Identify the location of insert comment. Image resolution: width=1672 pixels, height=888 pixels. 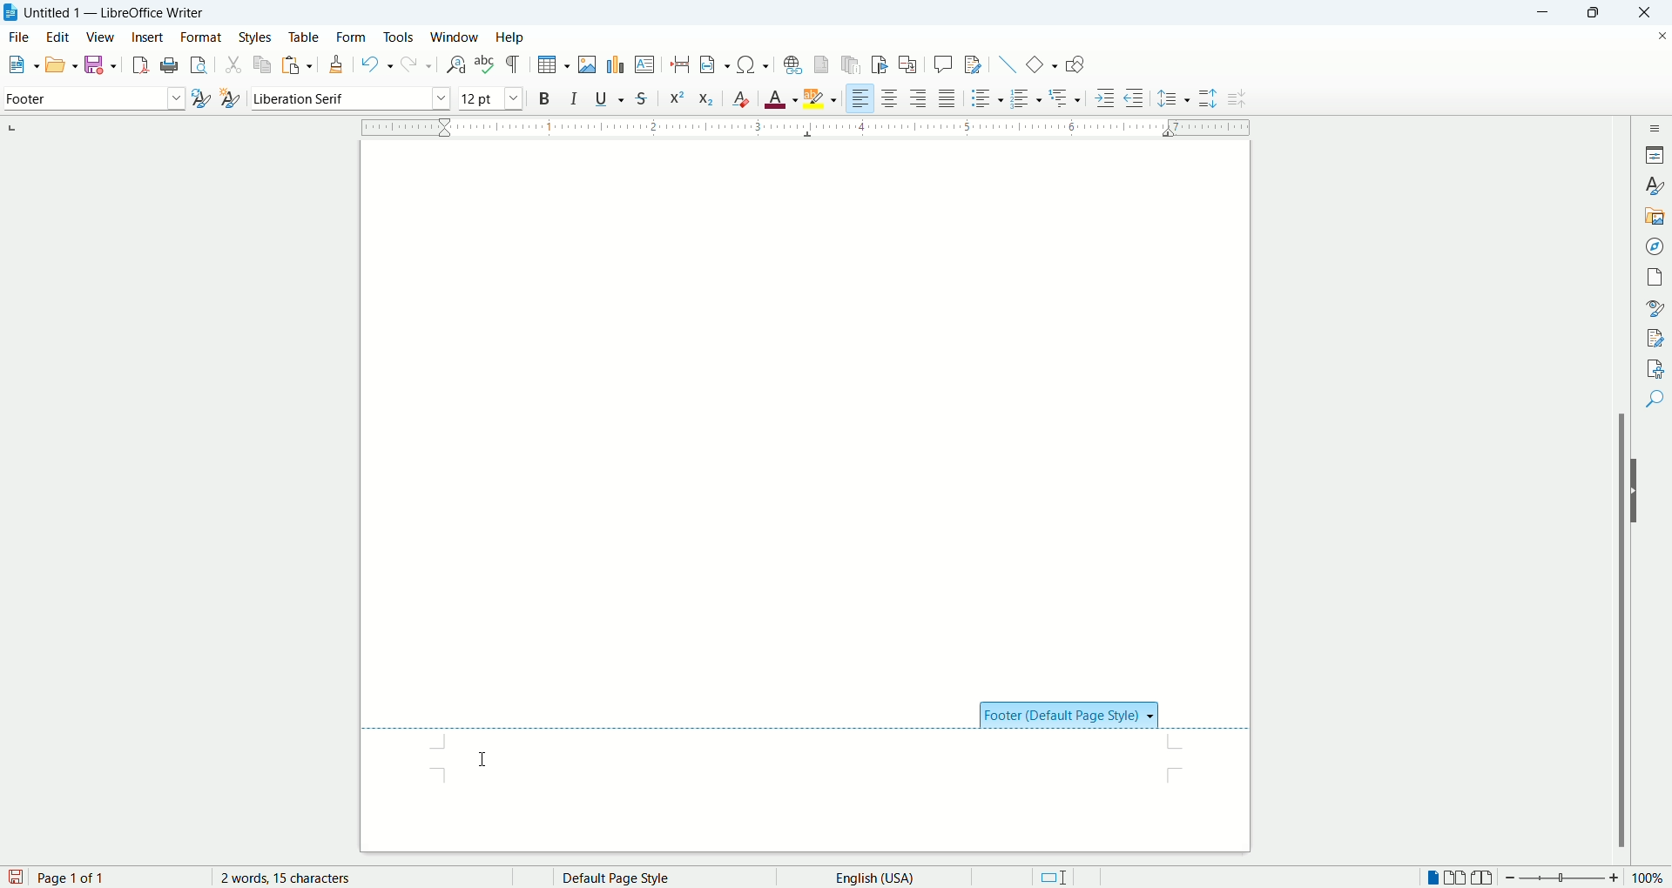
(943, 64).